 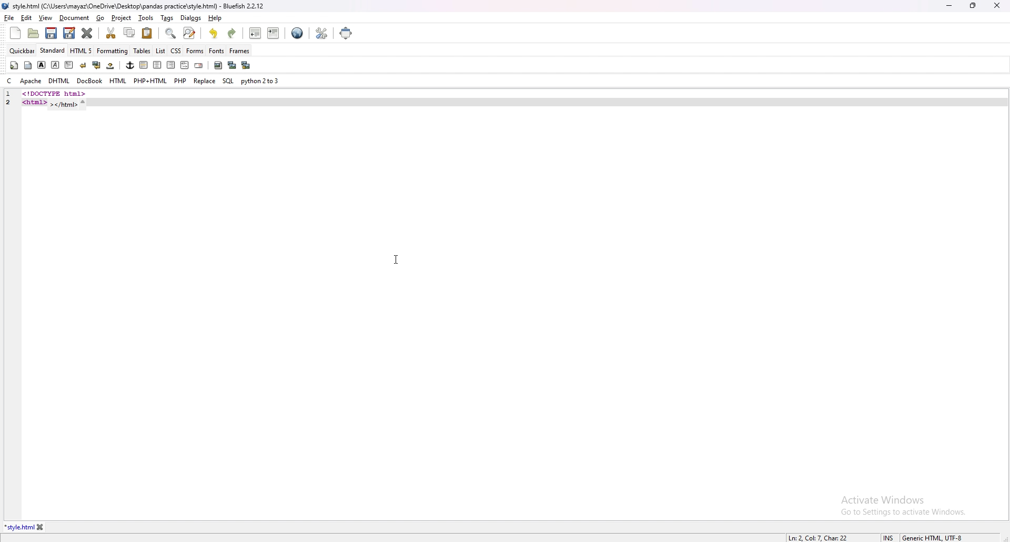 What do you see at coordinates (75, 18) in the screenshot?
I see `document` at bounding box center [75, 18].